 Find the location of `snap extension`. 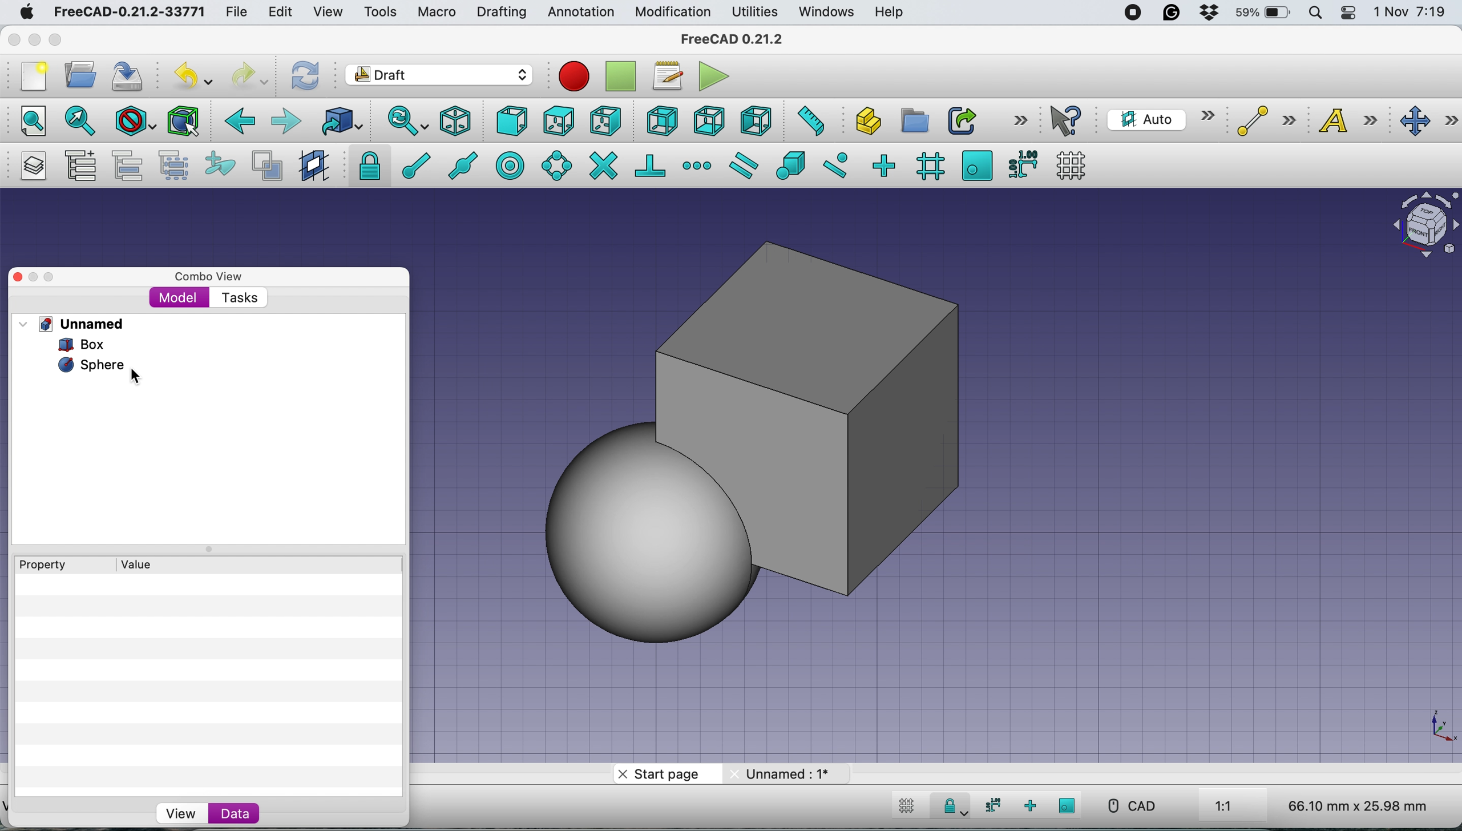

snap extension is located at coordinates (698, 166).